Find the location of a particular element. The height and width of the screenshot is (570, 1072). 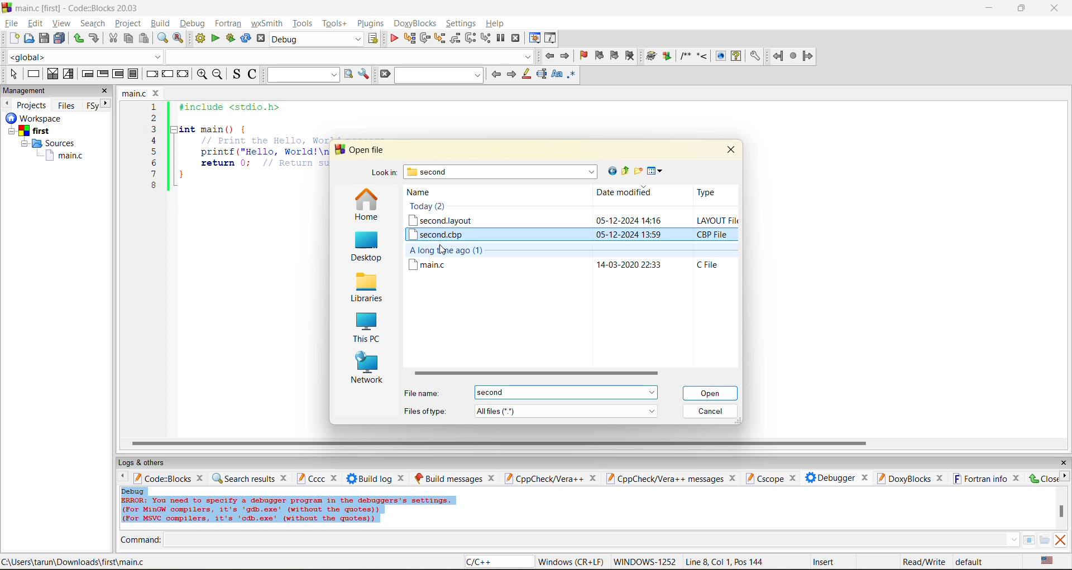

close is located at coordinates (865, 476).